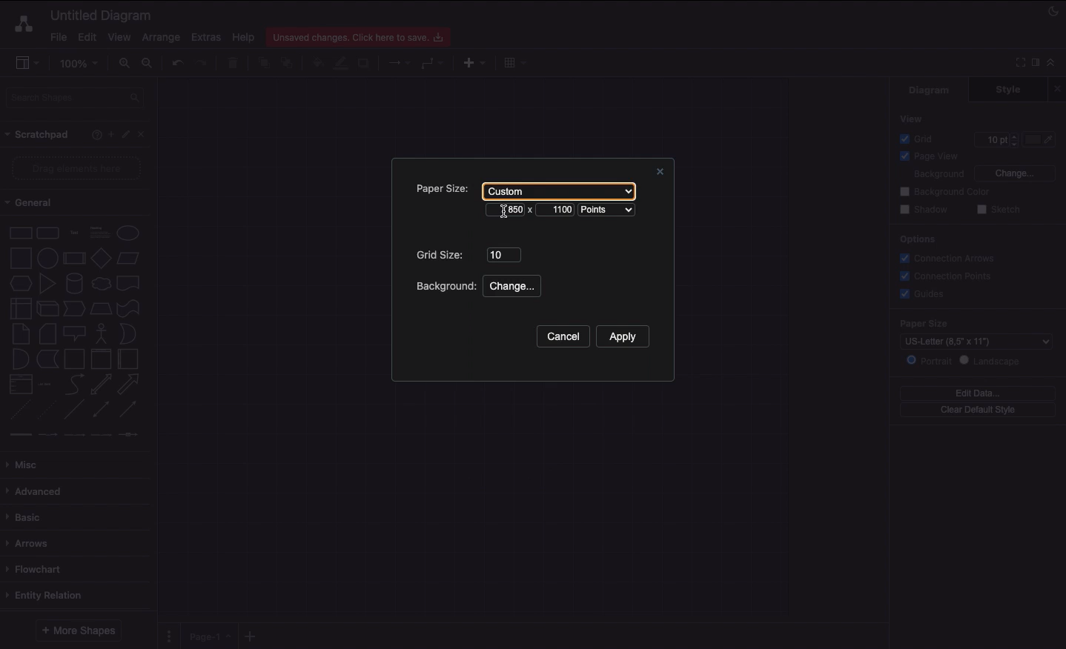 This screenshot has width=1066, height=649. Describe the element at coordinates (924, 209) in the screenshot. I see `Shadow` at that location.